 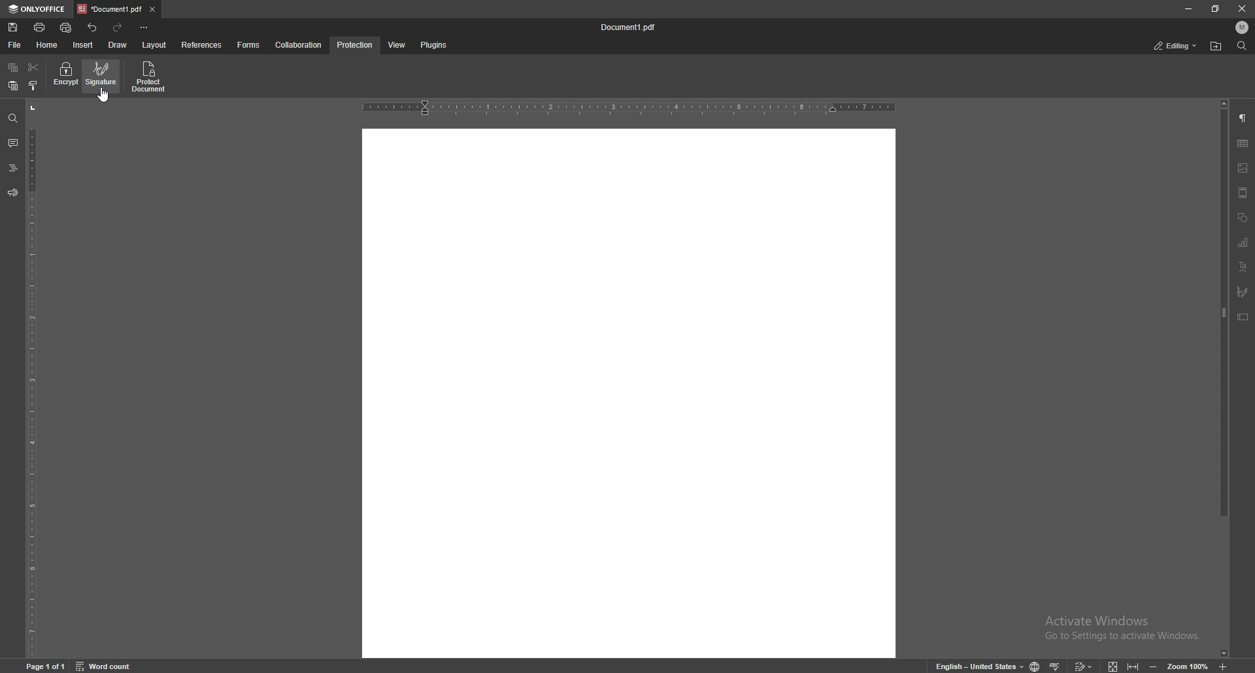 What do you see at coordinates (48, 665) in the screenshot?
I see `page` at bounding box center [48, 665].